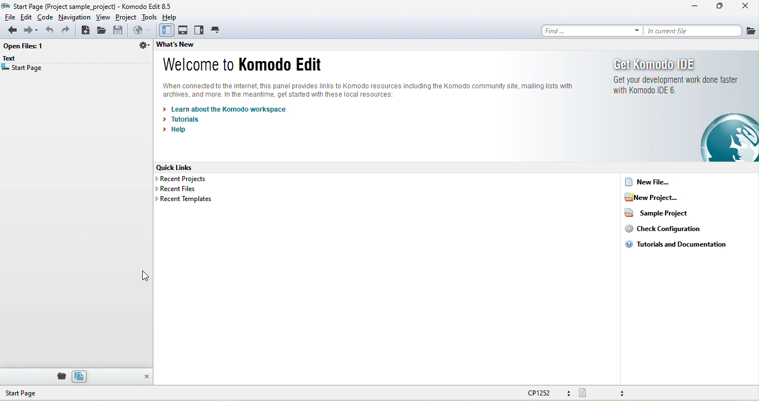 The image size is (759, 401). I want to click on start page, so click(23, 69).